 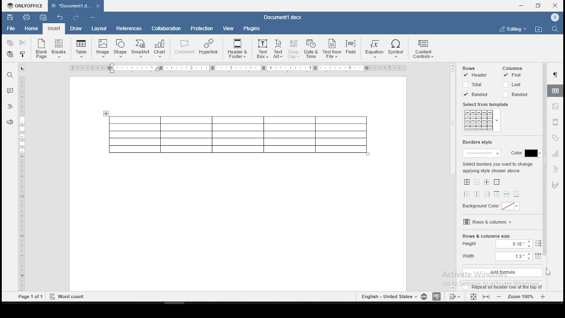 What do you see at coordinates (229, 28) in the screenshot?
I see `view` at bounding box center [229, 28].